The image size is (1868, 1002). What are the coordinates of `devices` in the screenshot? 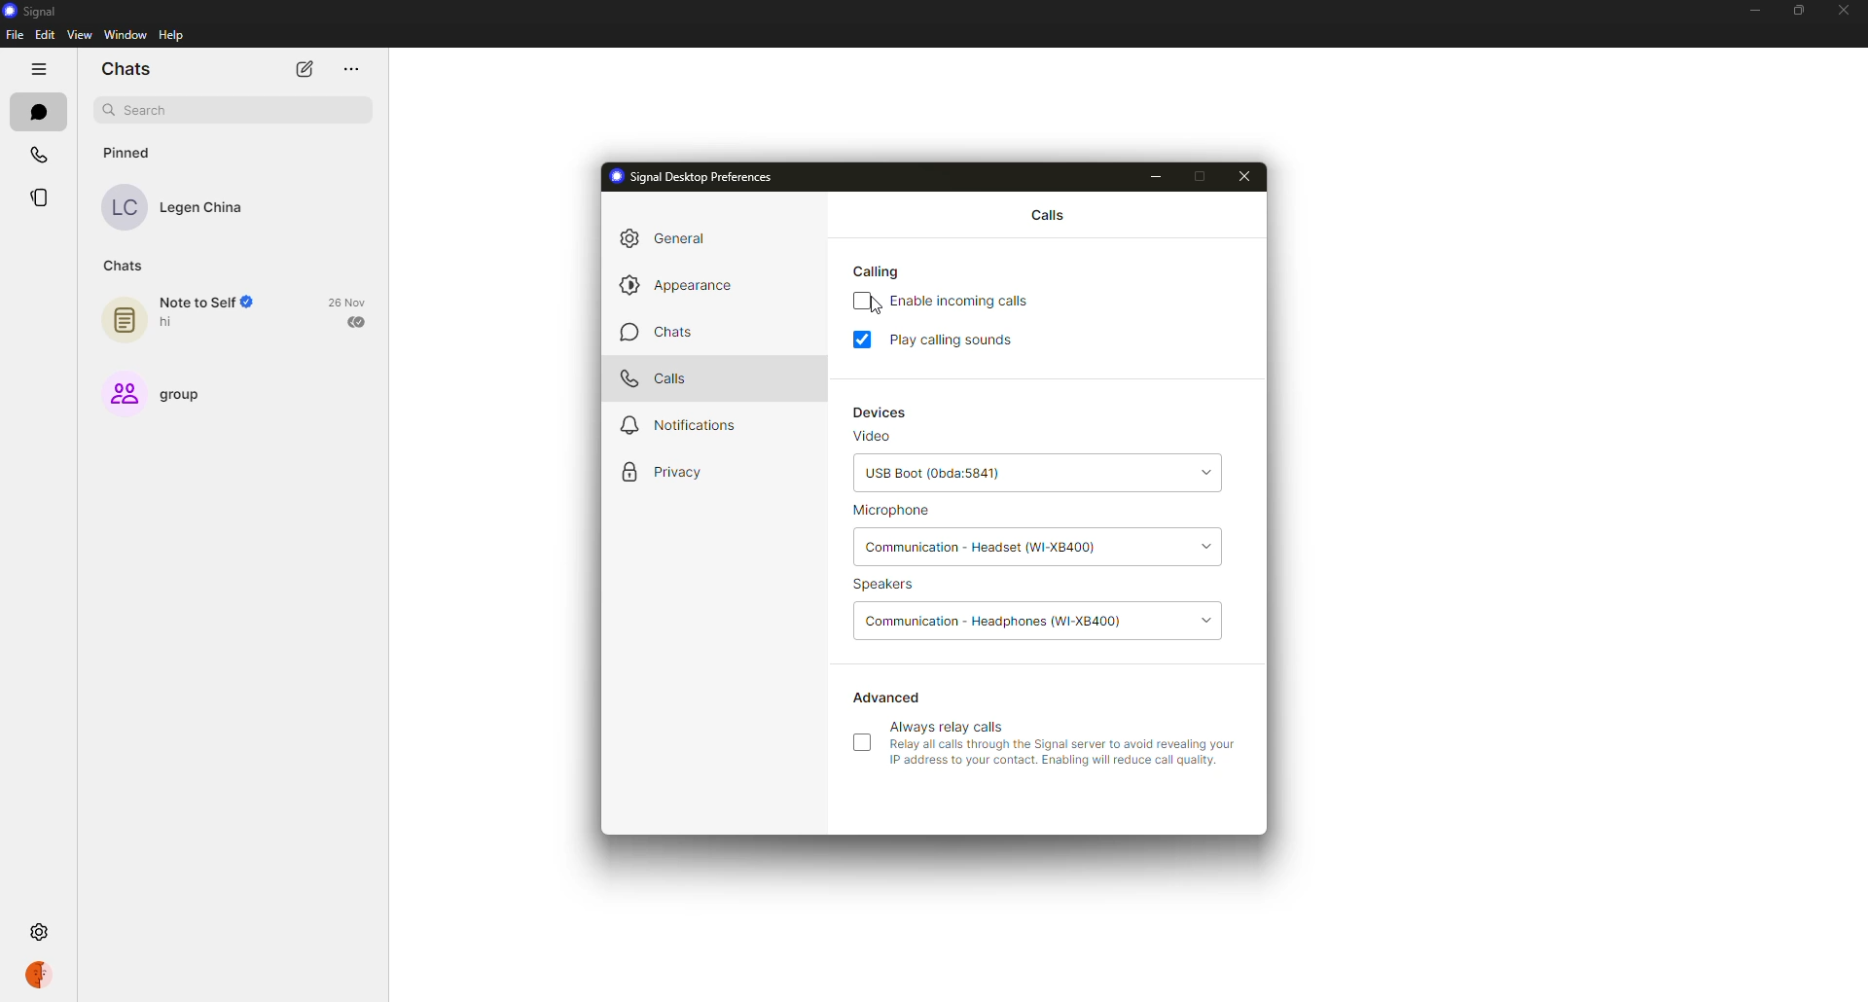 It's located at (888, 411).